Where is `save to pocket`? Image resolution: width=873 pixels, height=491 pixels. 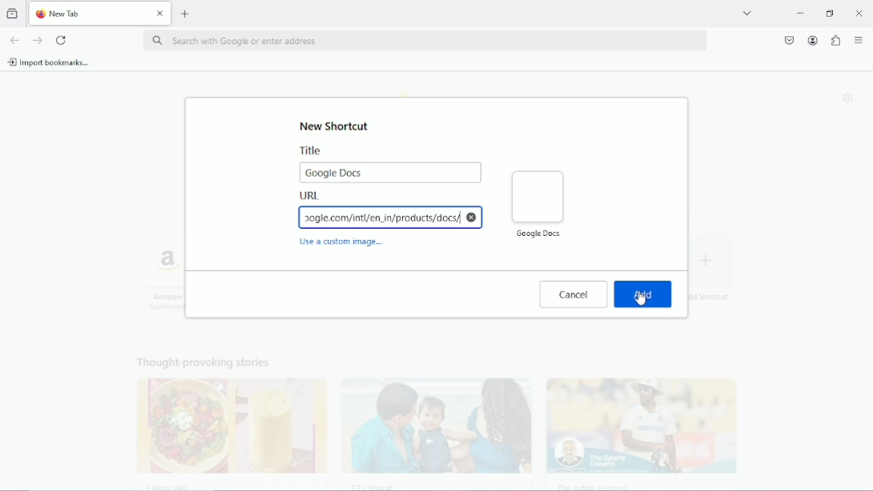
save to pocket is located at coordinates (788, 39).